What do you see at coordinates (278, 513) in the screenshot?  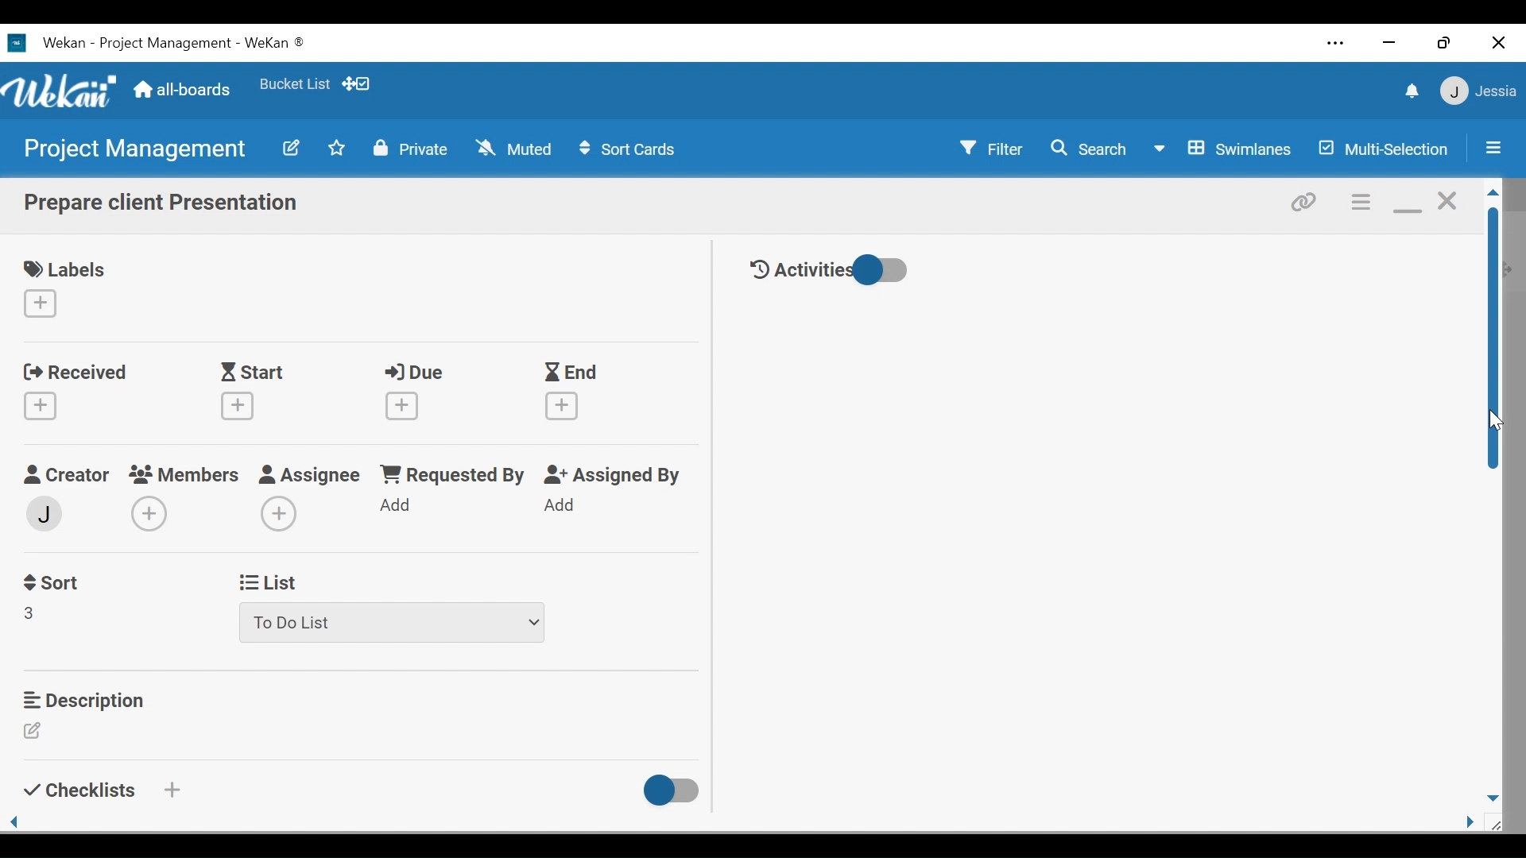 I see `Add Assignee` at bounding box center [278, 513].